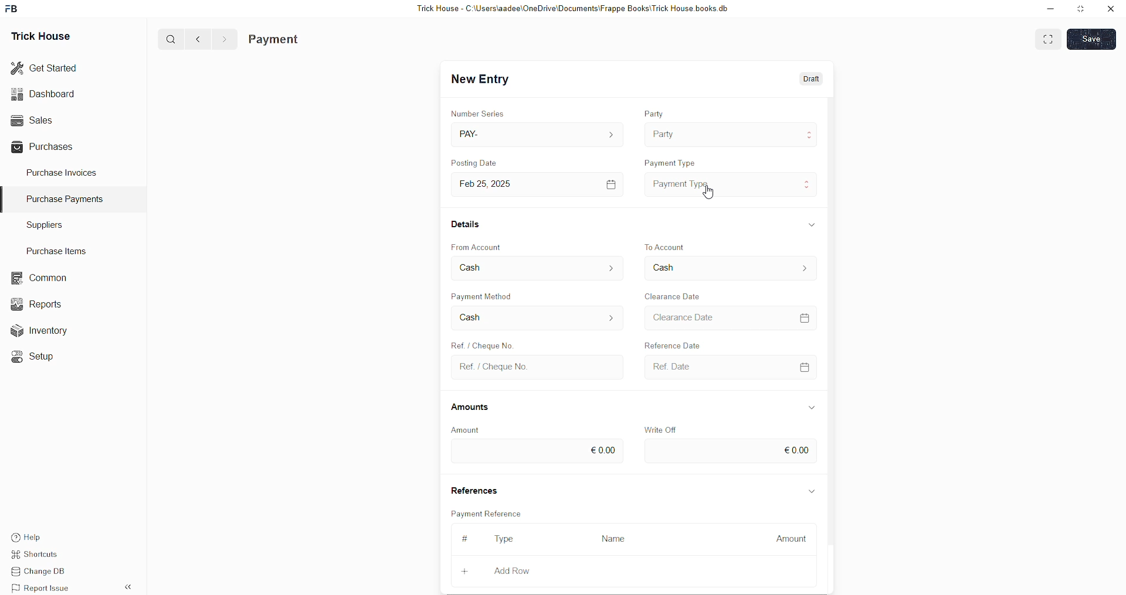 This screenshot has height=595, width=1126. I want to click on close, so click(1111, 9).